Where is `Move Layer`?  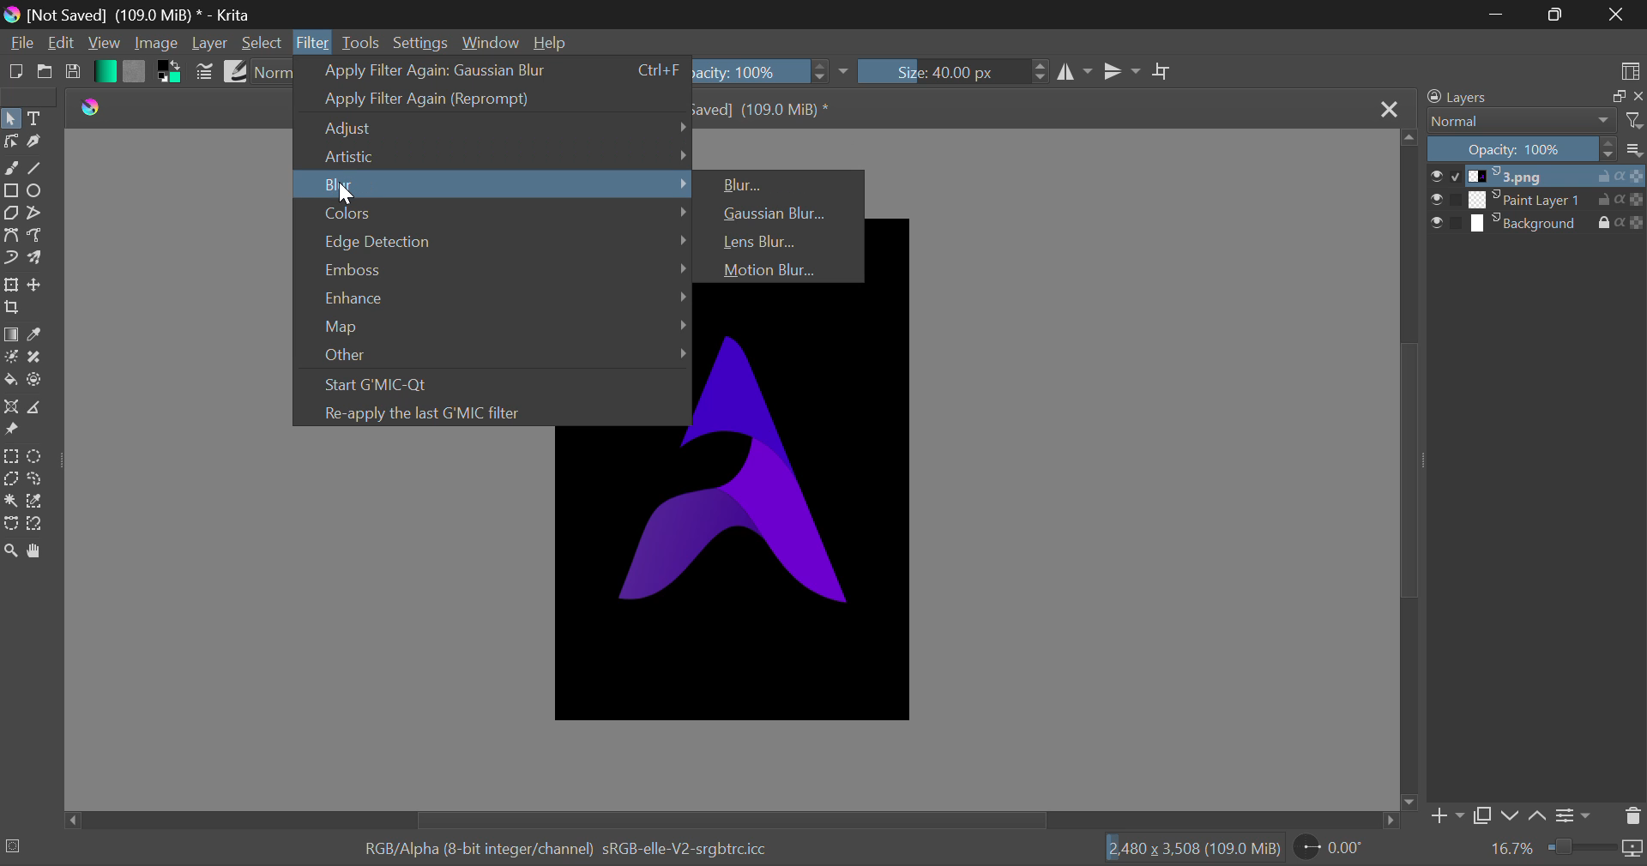
Move Layer is located at coordinates (38, 284).